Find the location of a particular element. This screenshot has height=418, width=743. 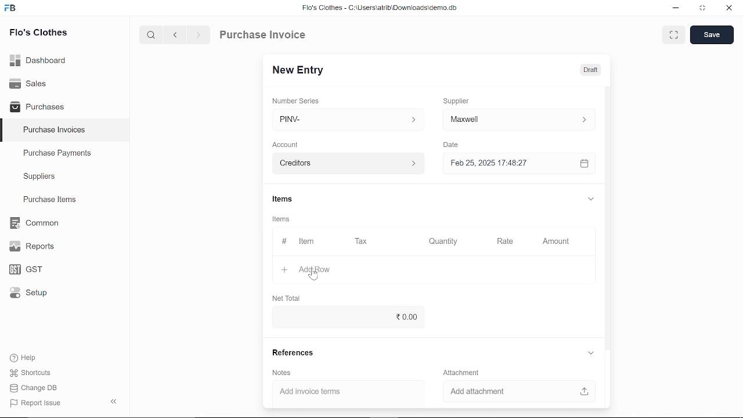

close is located at coordinates (728, 9).